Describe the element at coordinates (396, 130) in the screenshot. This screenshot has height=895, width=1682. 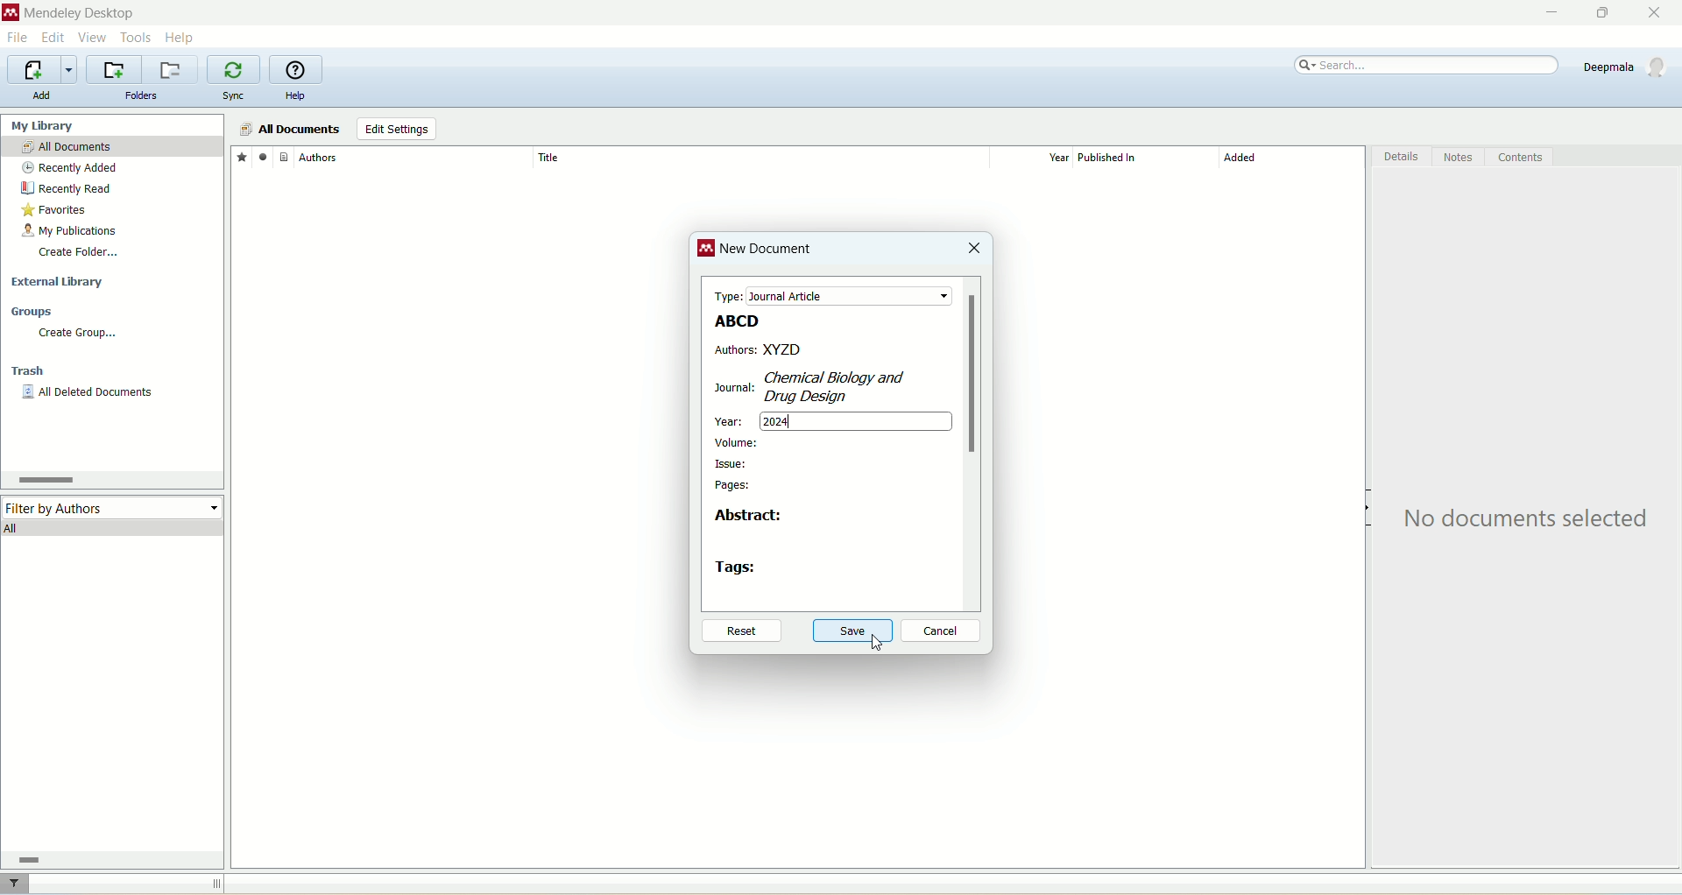
I see `edit settings` at that location.